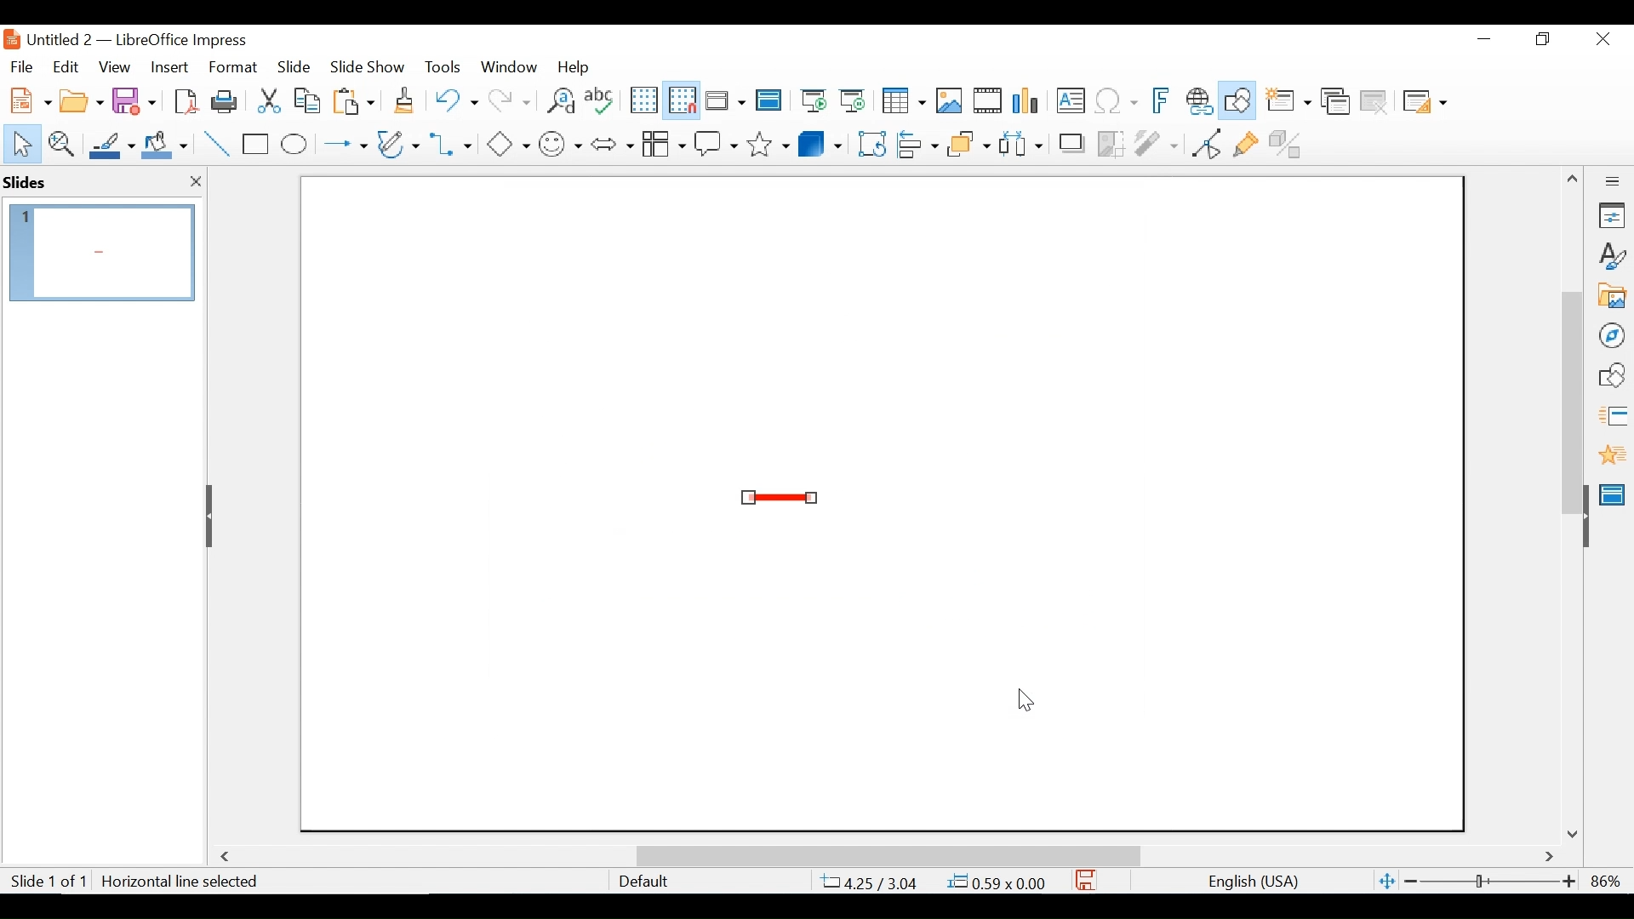 The width and height of the screenshot is (1634, 919). I want to click on Zoom Slider, so click(1488, 882).